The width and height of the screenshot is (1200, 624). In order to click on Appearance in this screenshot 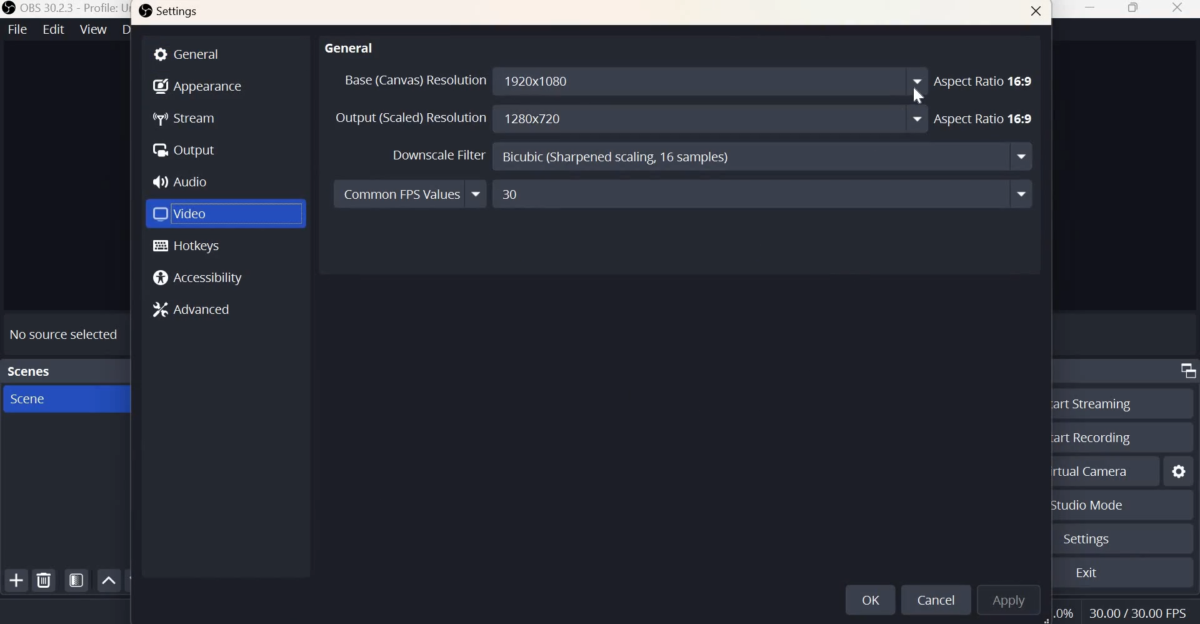, I will do `click(197, 84)`.